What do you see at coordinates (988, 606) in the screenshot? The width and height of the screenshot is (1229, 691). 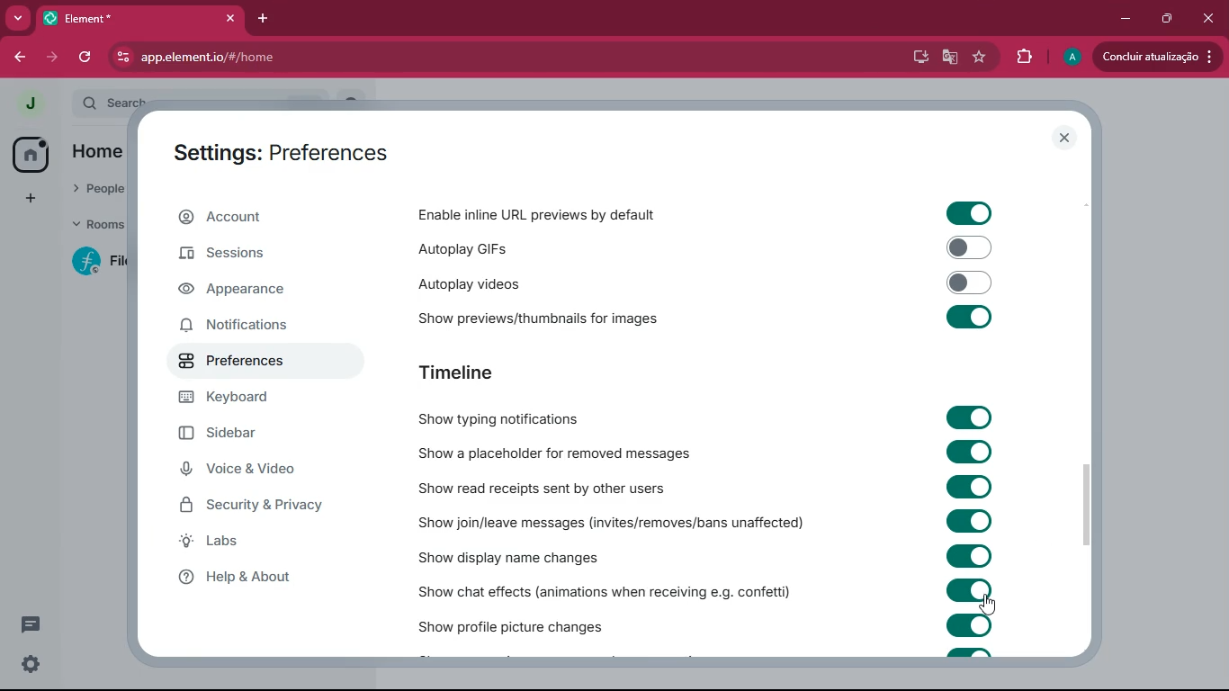 I see `cursor` at bounding box center [988, 606].